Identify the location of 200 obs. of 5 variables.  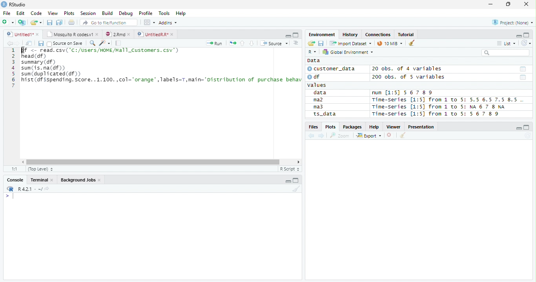
(407, 78).